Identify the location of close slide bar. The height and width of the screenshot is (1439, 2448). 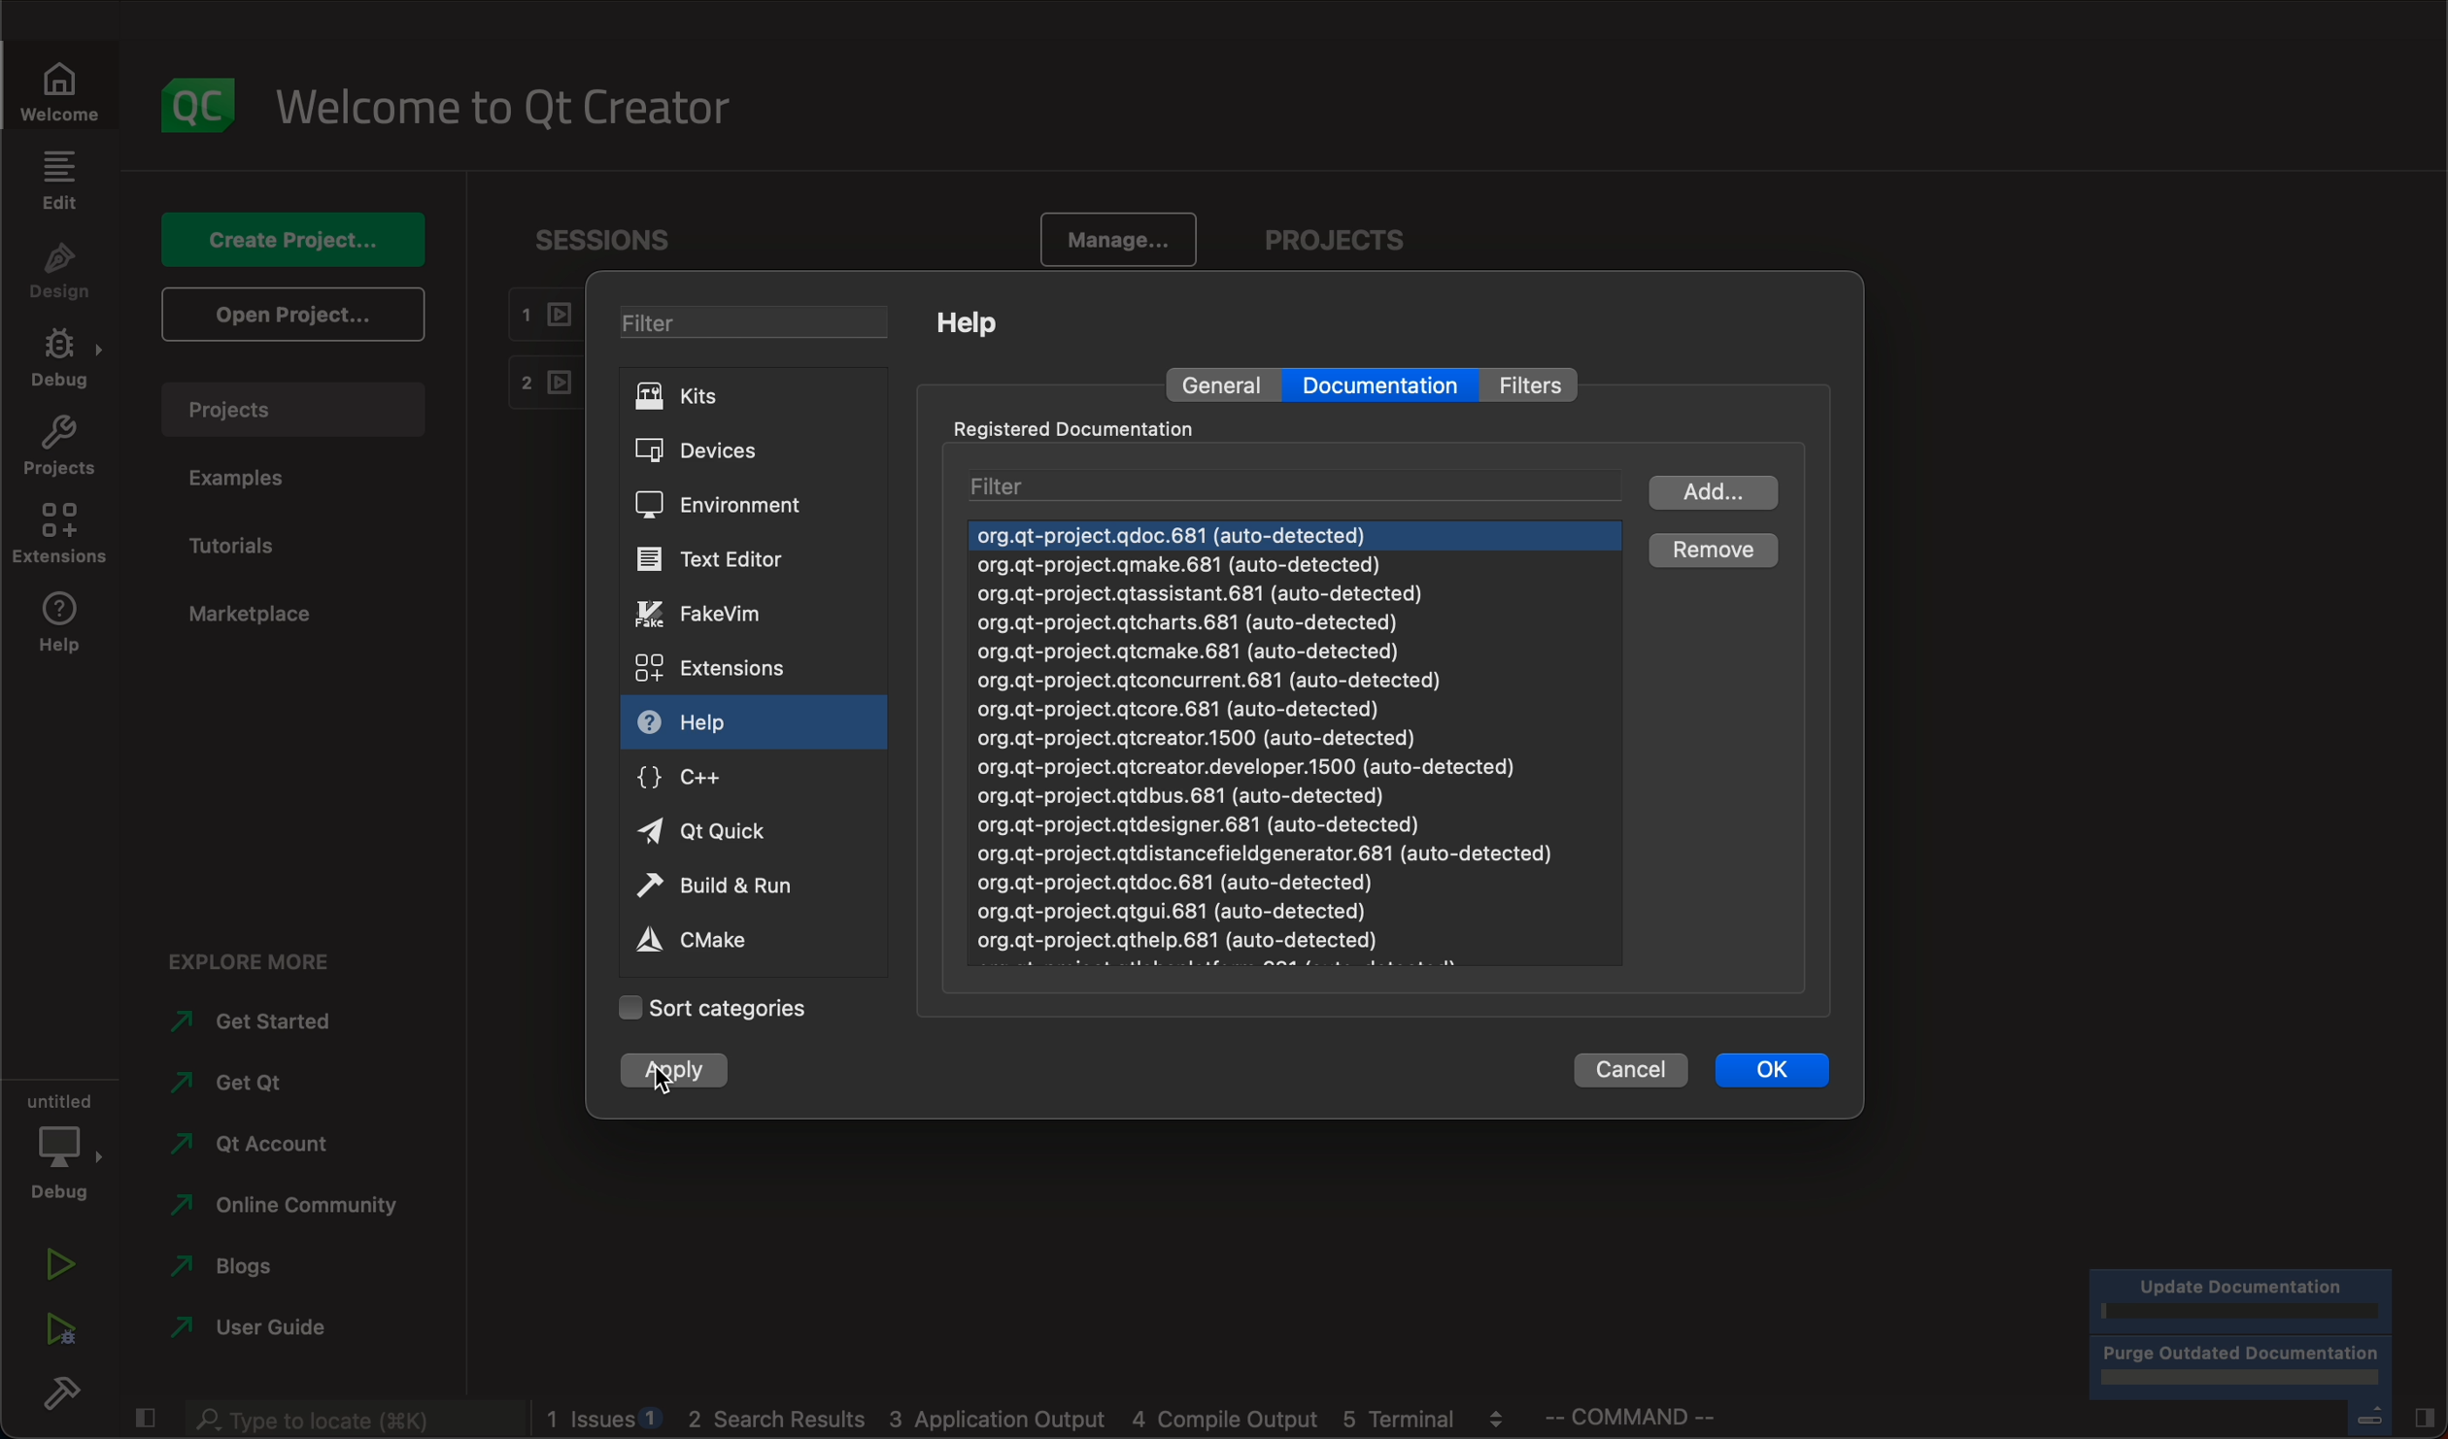
(2381, 1419).